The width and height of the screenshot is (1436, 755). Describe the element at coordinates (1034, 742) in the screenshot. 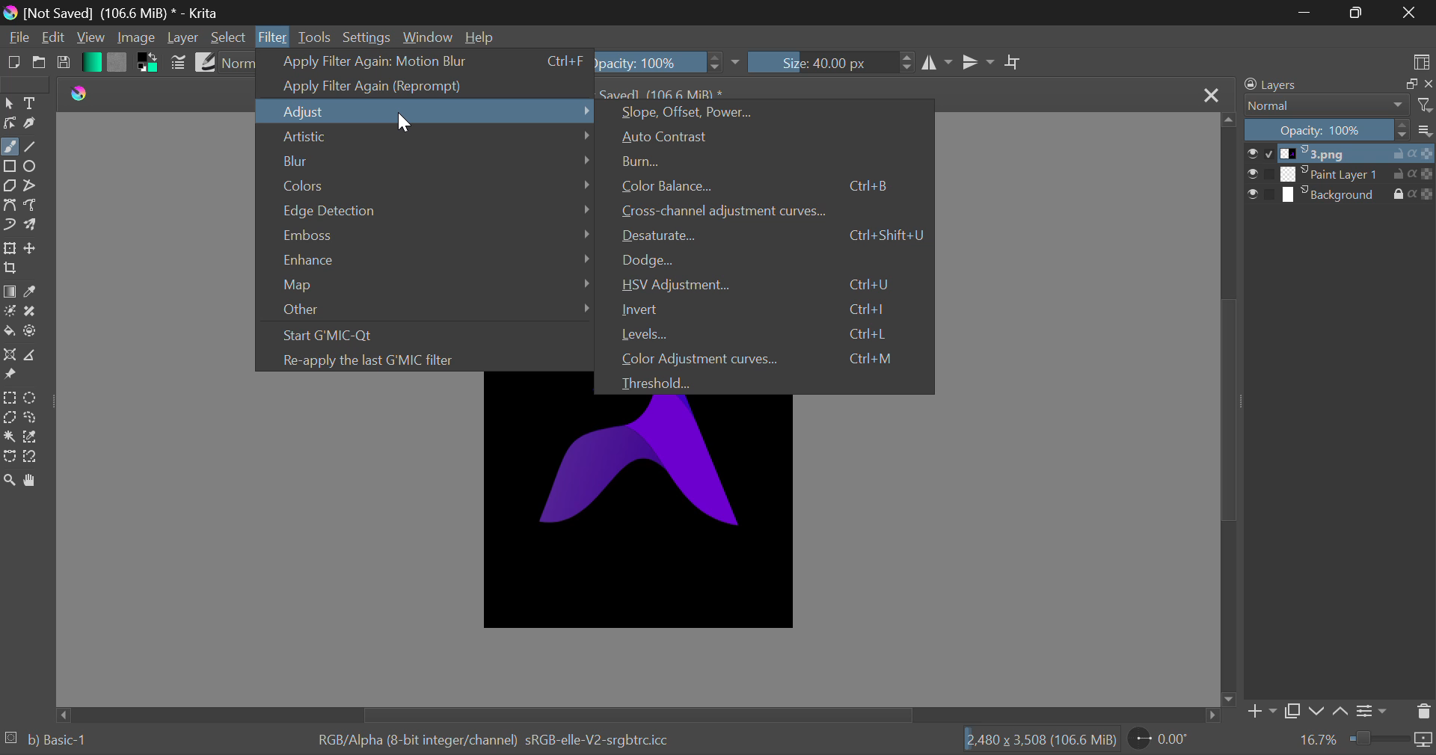

I see `2480 x 3,508 (106.6 MiB)` at that location.